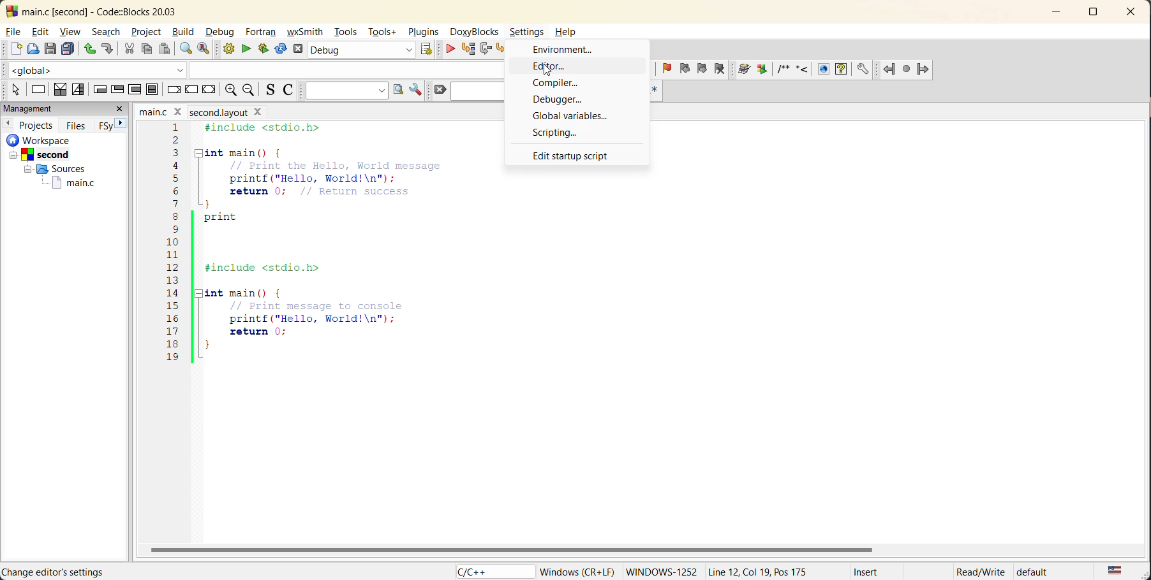 This screenshot has height=580, width=1151. I want to click on run search, so click(398, 91).